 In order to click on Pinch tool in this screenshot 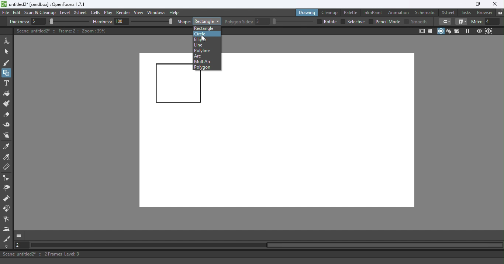, I will do `click(6, 189)`.